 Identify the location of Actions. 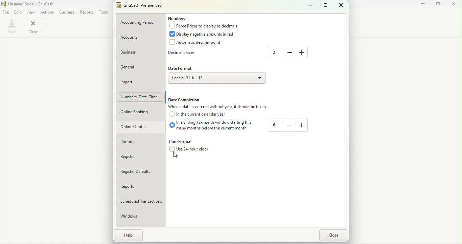
(46, 12).